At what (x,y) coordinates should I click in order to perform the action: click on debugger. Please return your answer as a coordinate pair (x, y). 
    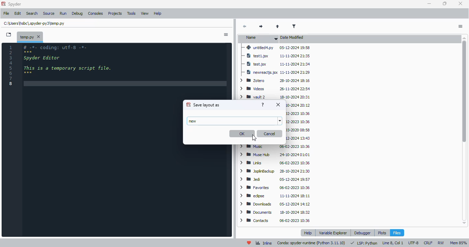
    Looking at the image, I should click on (363, 233).